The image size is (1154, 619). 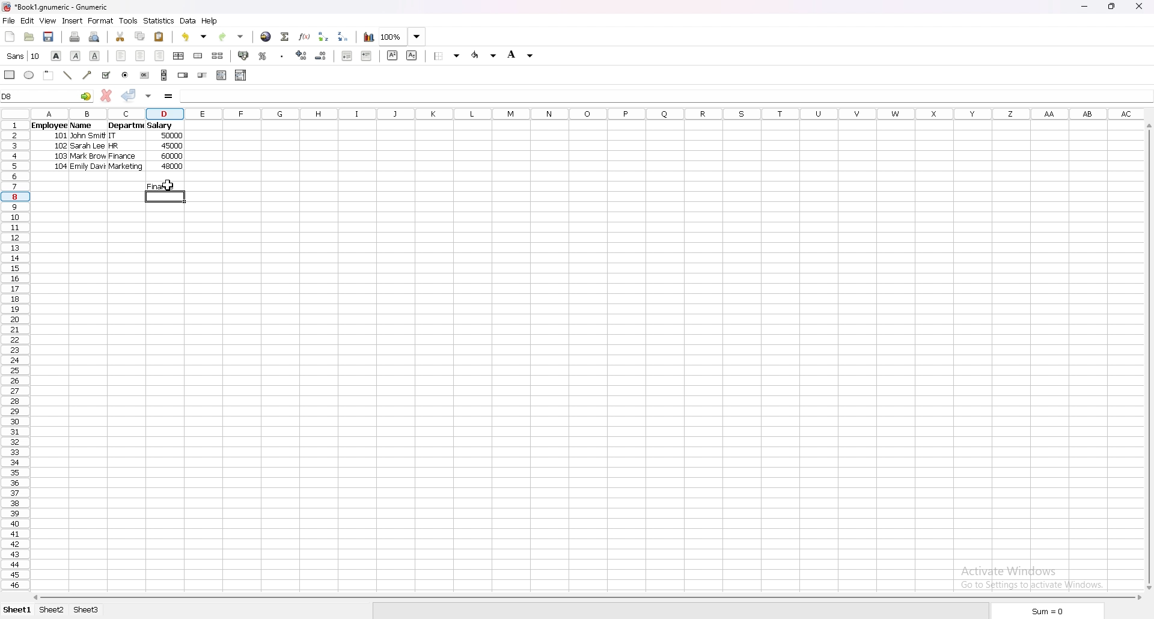 I want to click on combo box, so click(x=241, y=75).